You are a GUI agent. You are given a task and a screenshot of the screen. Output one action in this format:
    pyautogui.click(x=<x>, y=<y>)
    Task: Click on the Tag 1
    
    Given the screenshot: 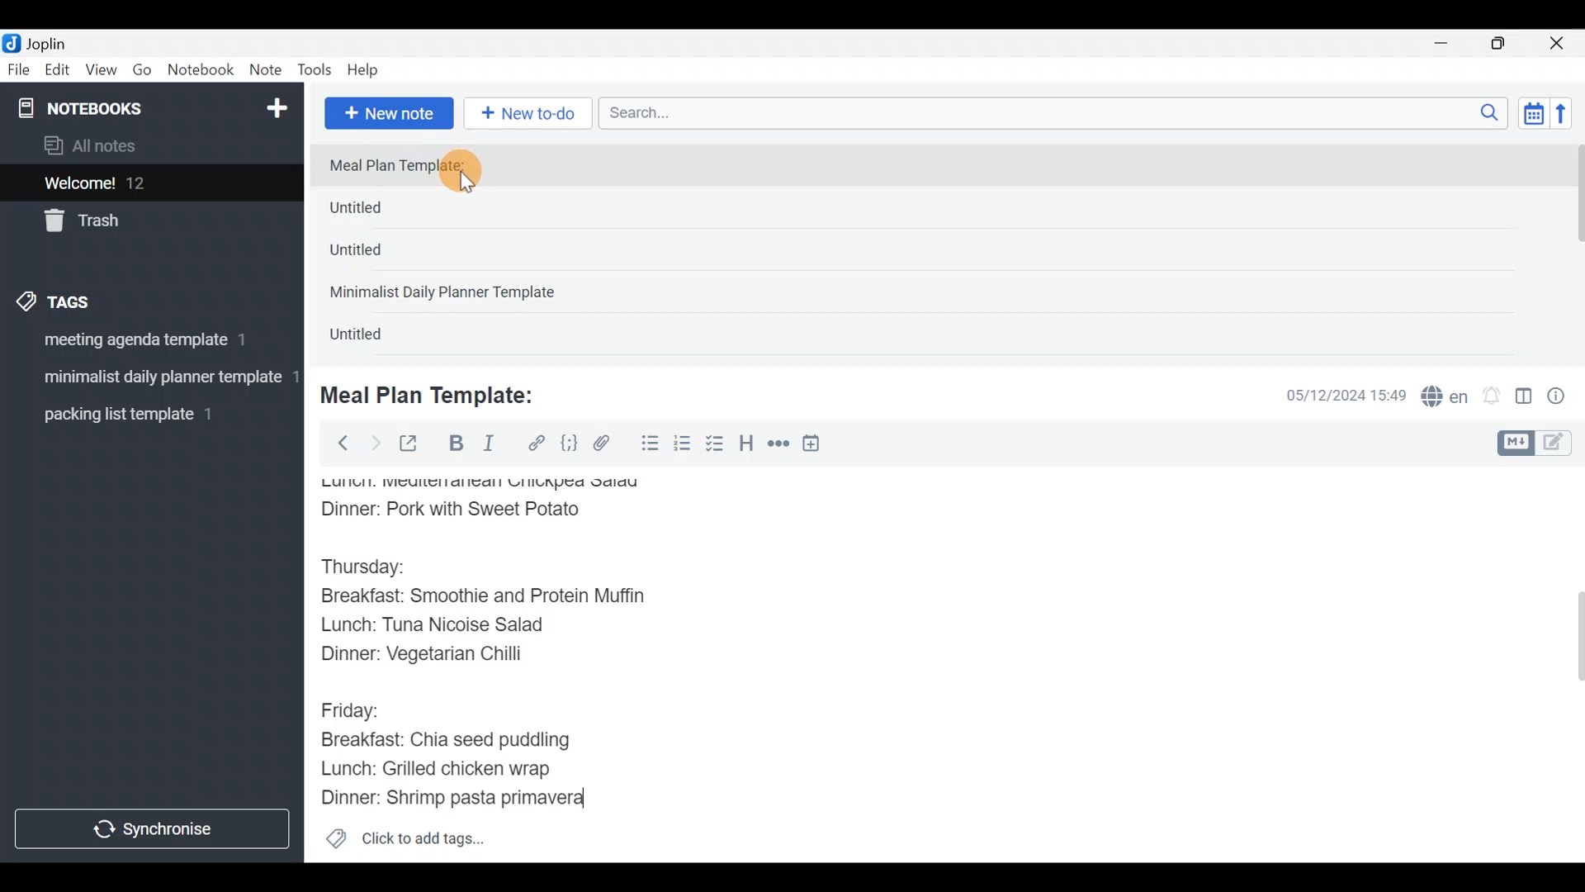 What is the action you would take?
    pyautogui.click(x=147, y=344)
    